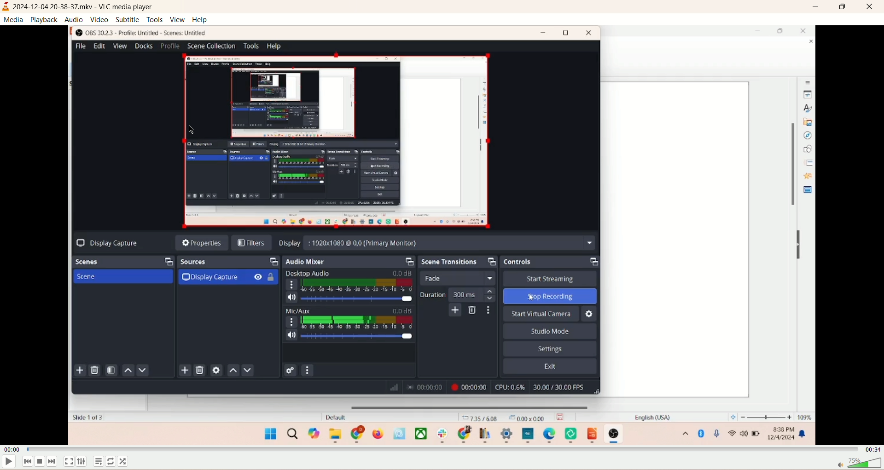  Describe the element at coordinates (815, 7) in the screenshot. I see `minimize` at that location.